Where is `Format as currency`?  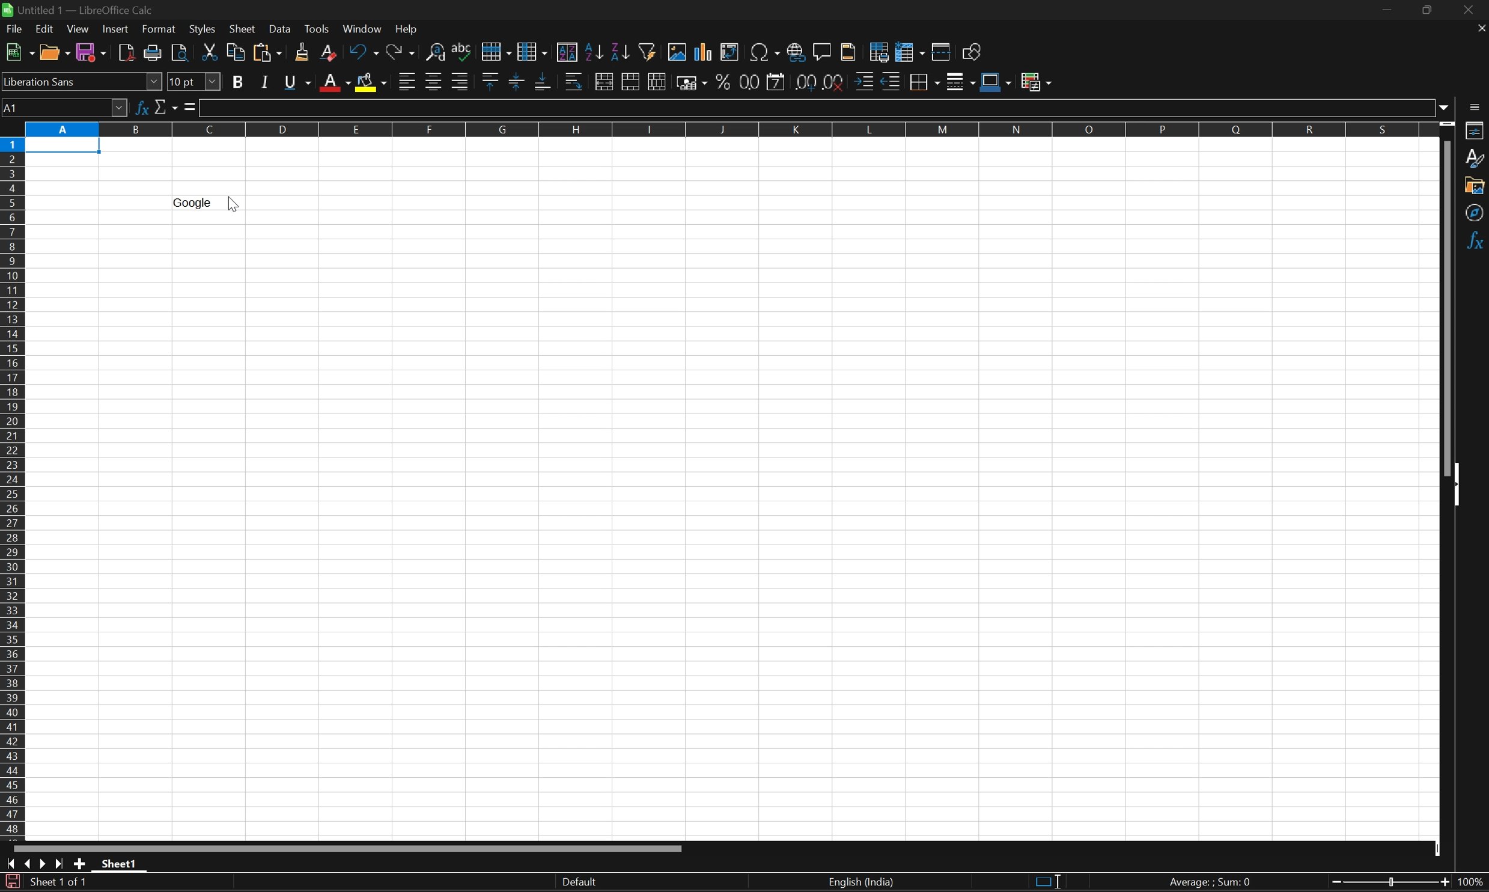 Format as currency is located at coordinates (692, 83).